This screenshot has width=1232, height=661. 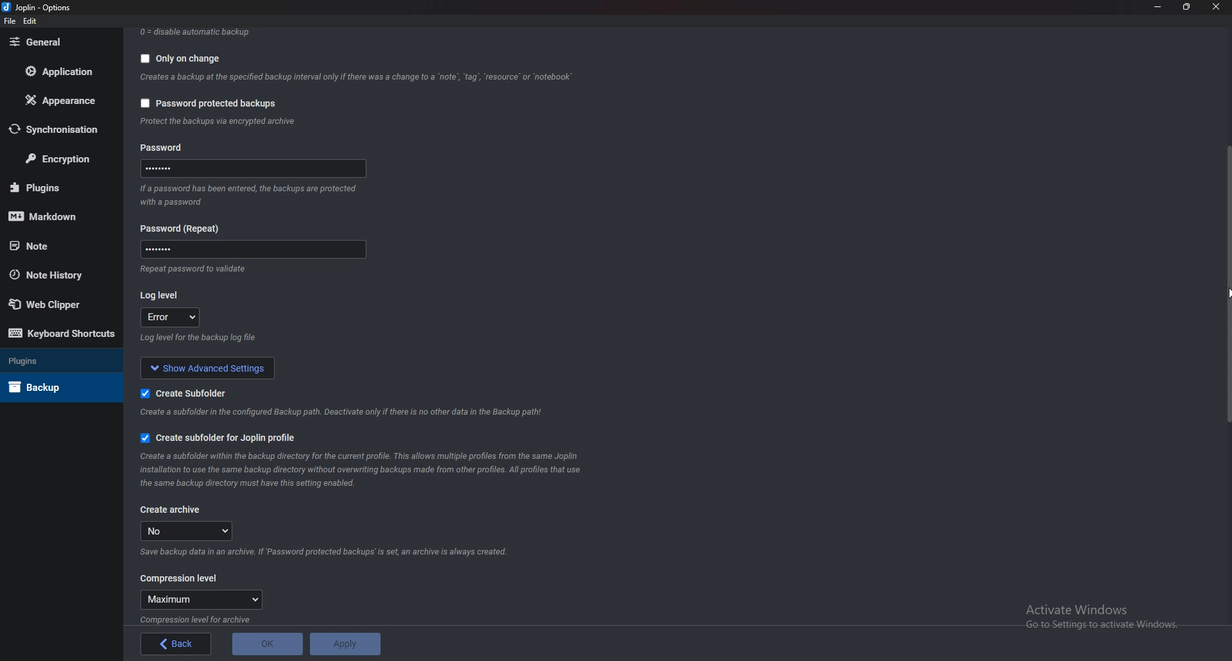 What do you see at coordinates (60, 42) in the screenshot?
I see `General` at bounding box center [60, 42].